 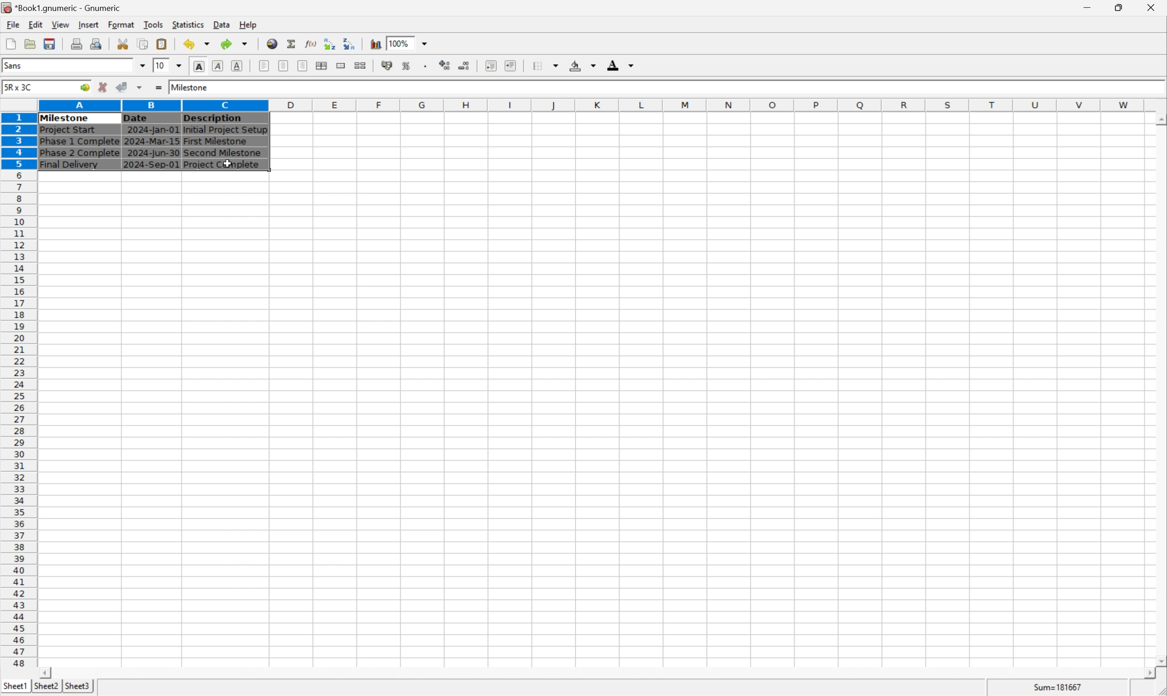 I want to click on format, so click(x=121, y=24).